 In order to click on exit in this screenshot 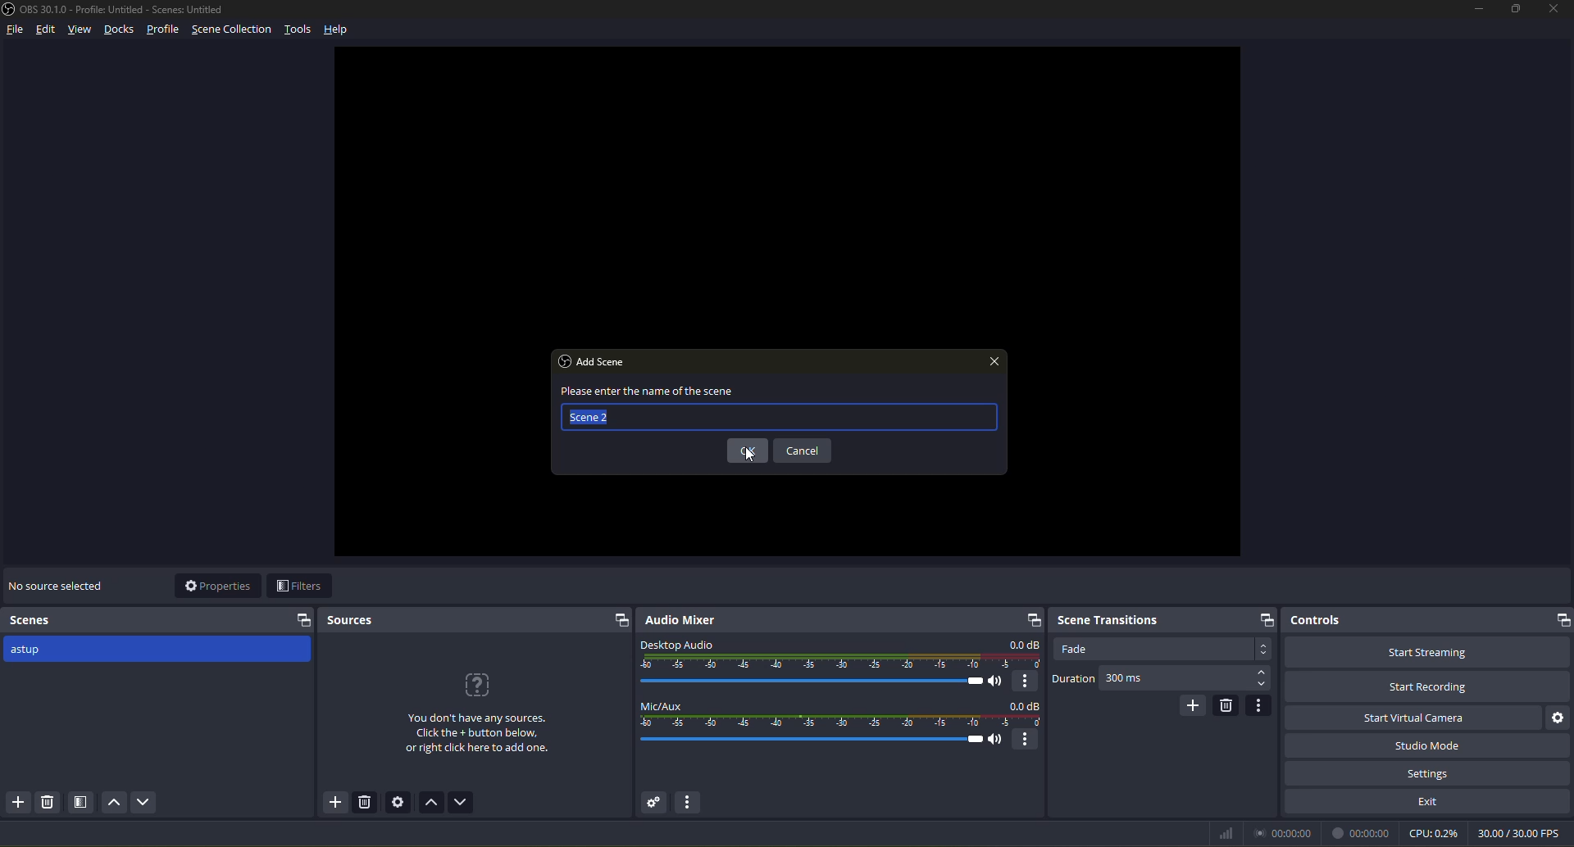, I will do `click(1430, 801)`.